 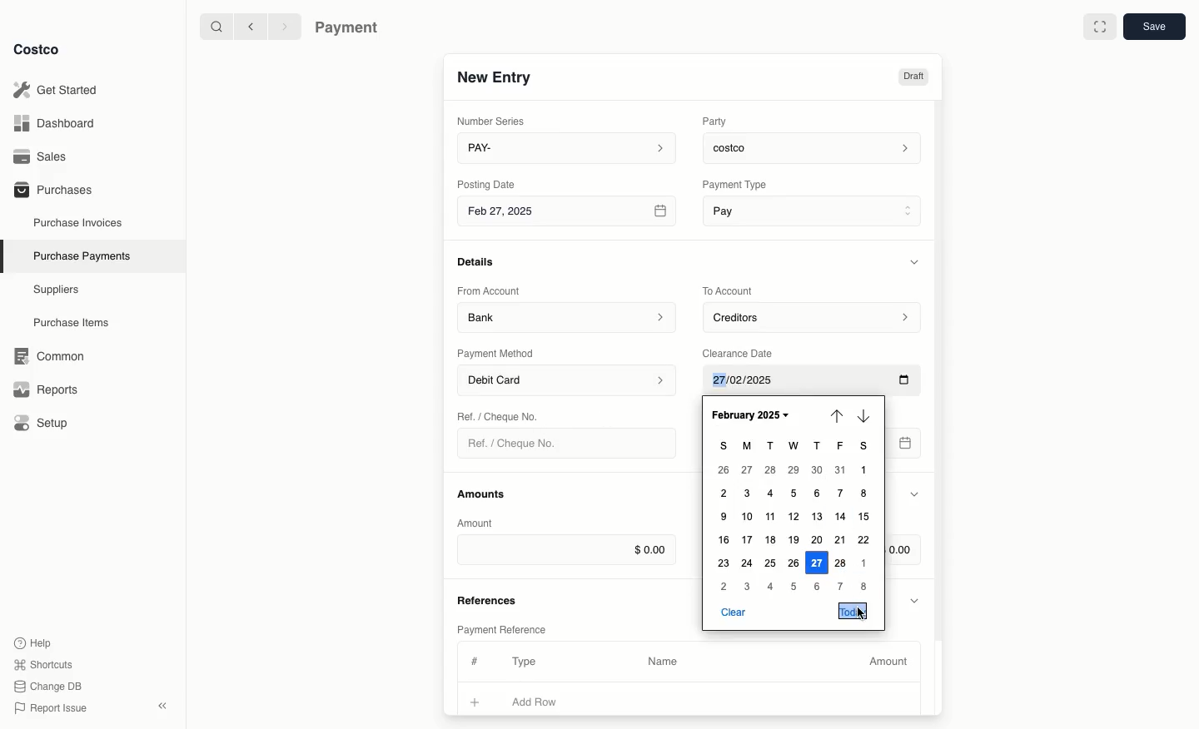 What do you see at coordinates (81, 255) in the screenshot?
I see `Purchase Payments` at bounding box center [81, 255].